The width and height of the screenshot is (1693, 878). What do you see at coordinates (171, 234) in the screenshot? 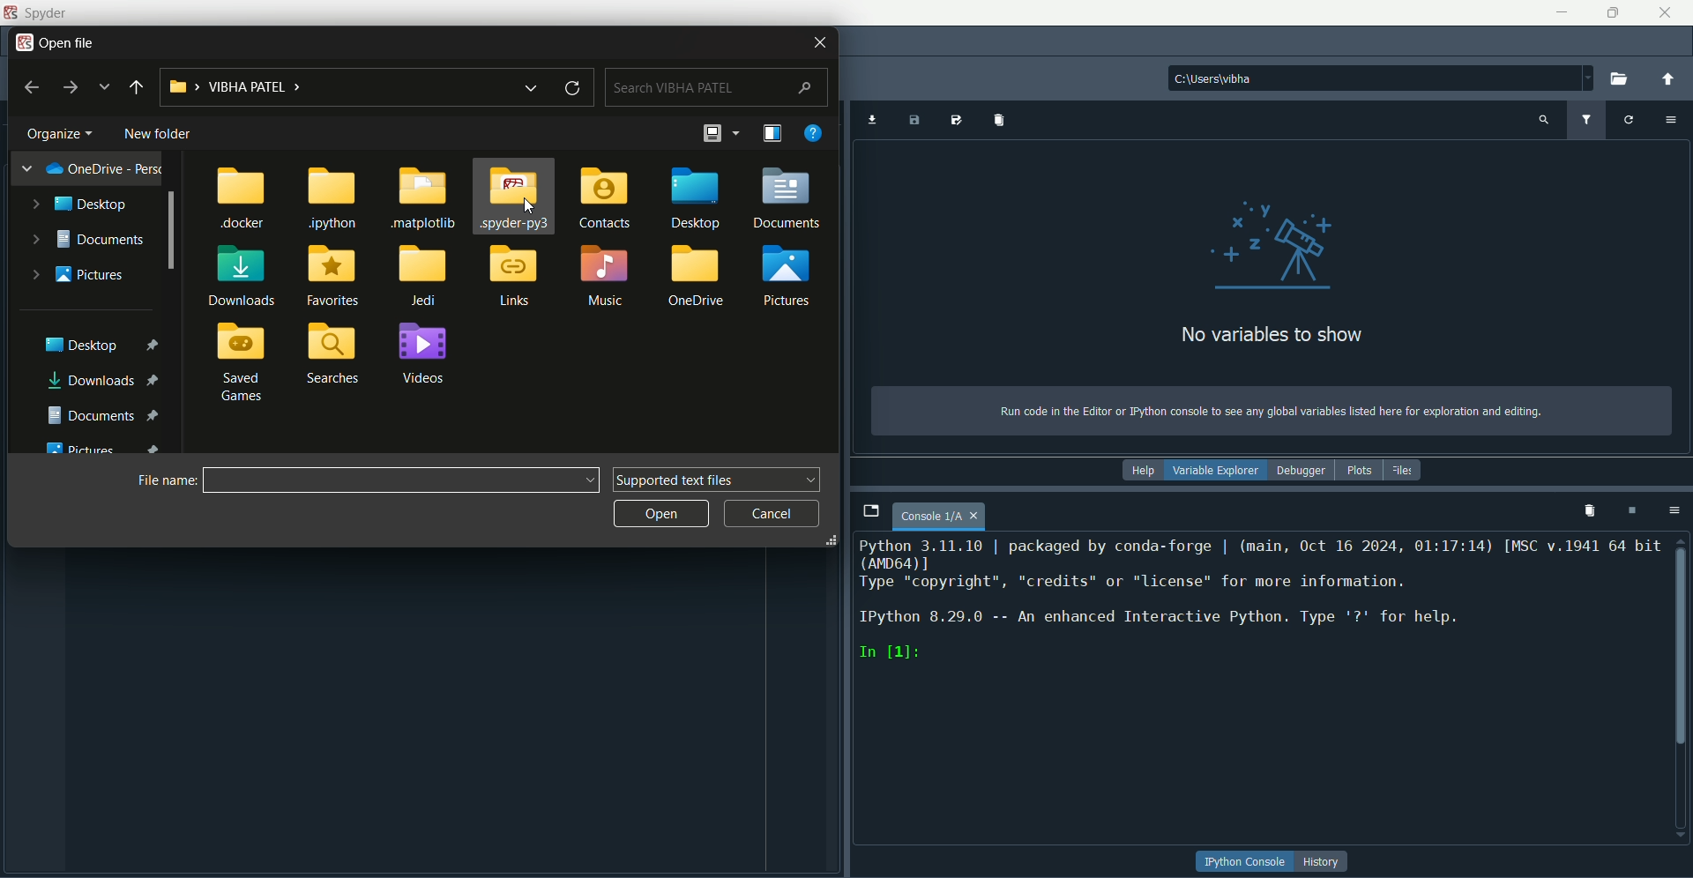
I see `Scrollbar` at bounding box center [171, 234].